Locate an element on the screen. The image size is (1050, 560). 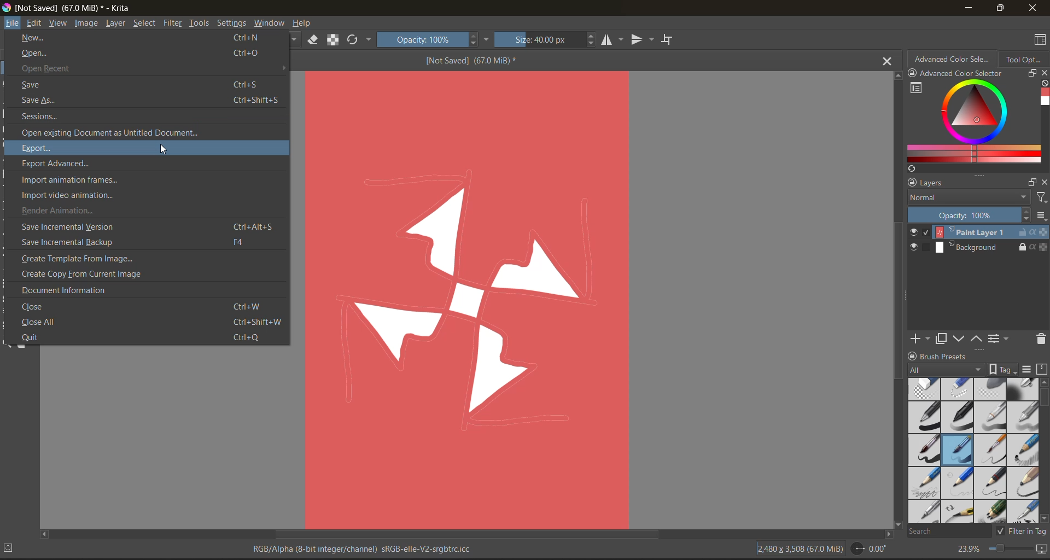
open is located at coordinates (143, 53).